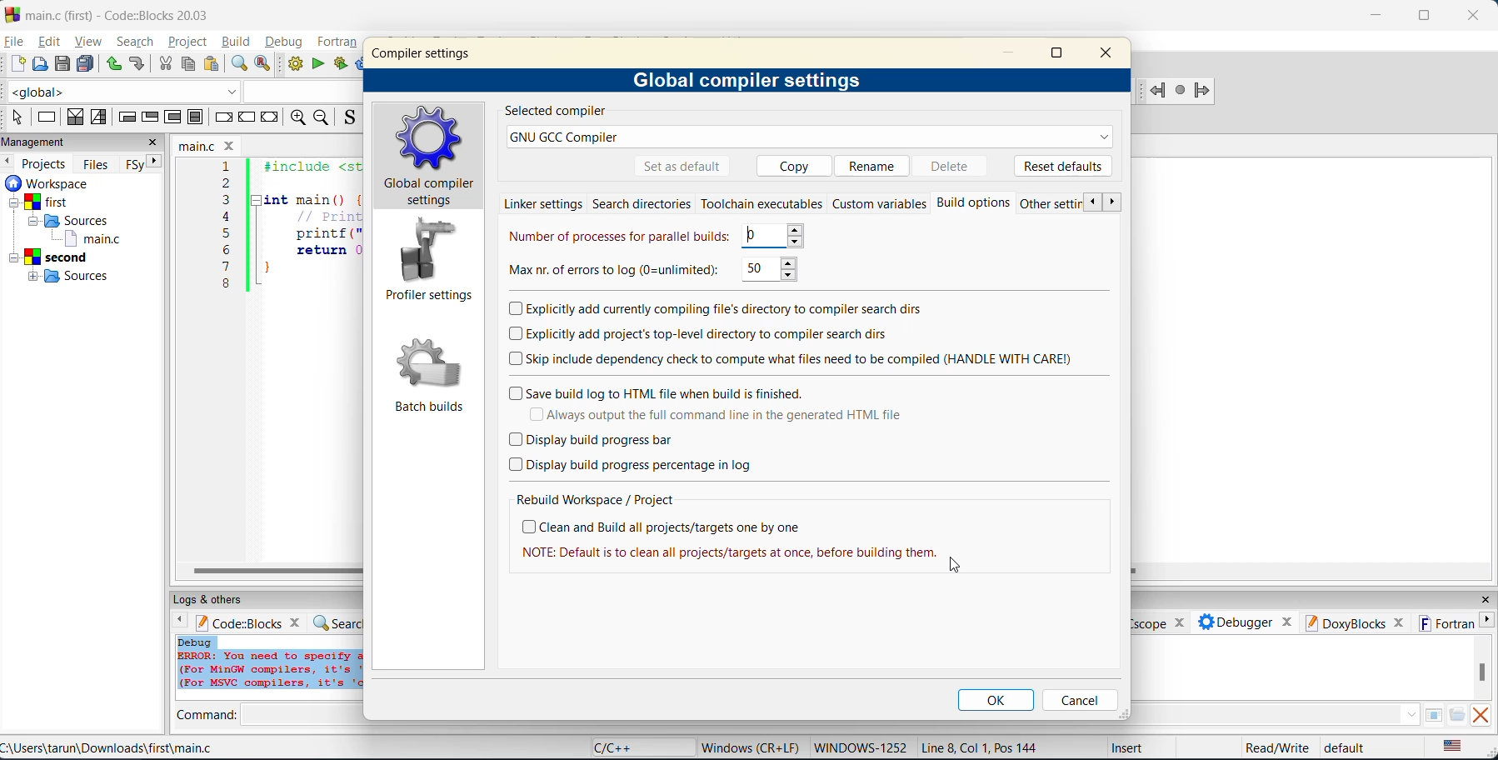 This screenshot has width=1498, height=760. What do you see at coordinates (127, 119) in the screenshot?
I see `entry-condition loop` at bounding box center [127, 119].